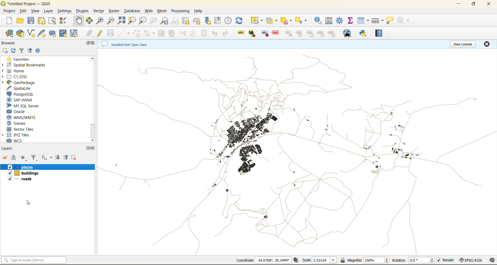  What do you see at coordinates (131, 21) in the screenshot?
I see `zoom selection` at bounding box center [131, 21].